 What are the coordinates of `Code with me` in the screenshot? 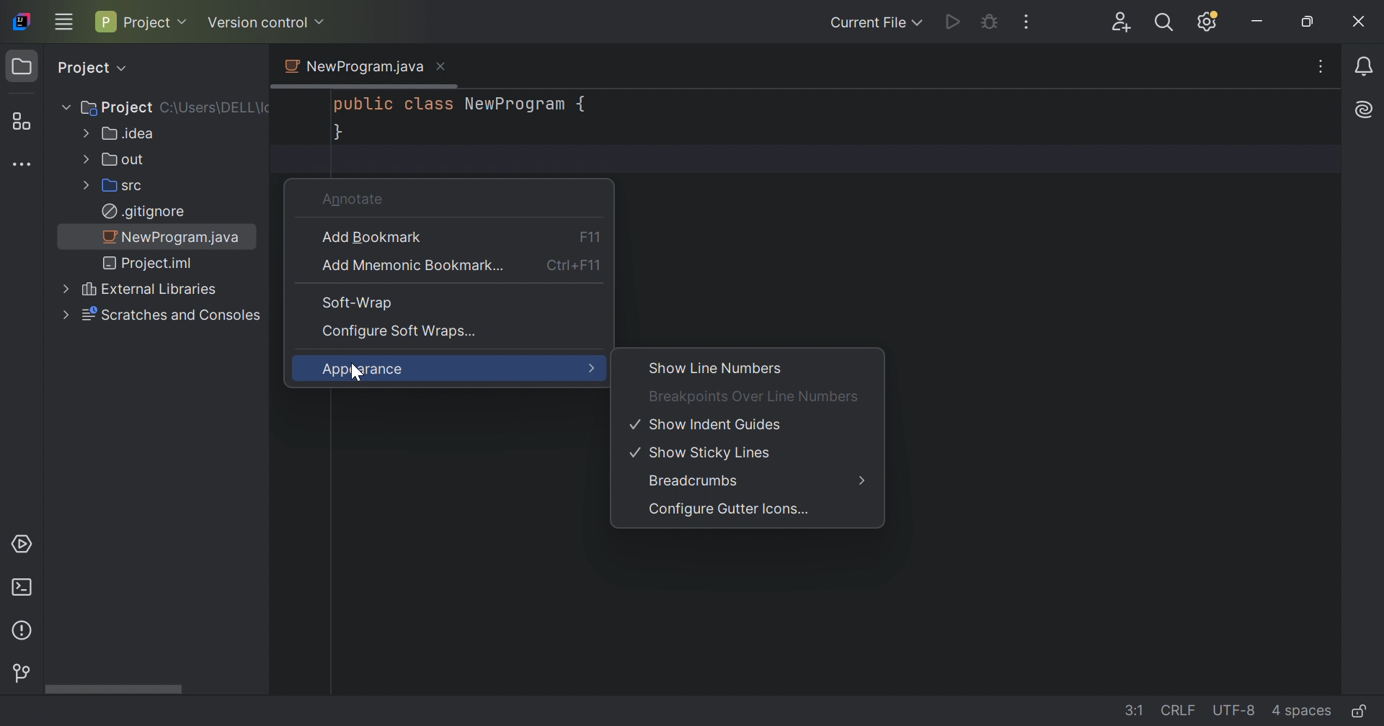 It's located at (1121, 23).